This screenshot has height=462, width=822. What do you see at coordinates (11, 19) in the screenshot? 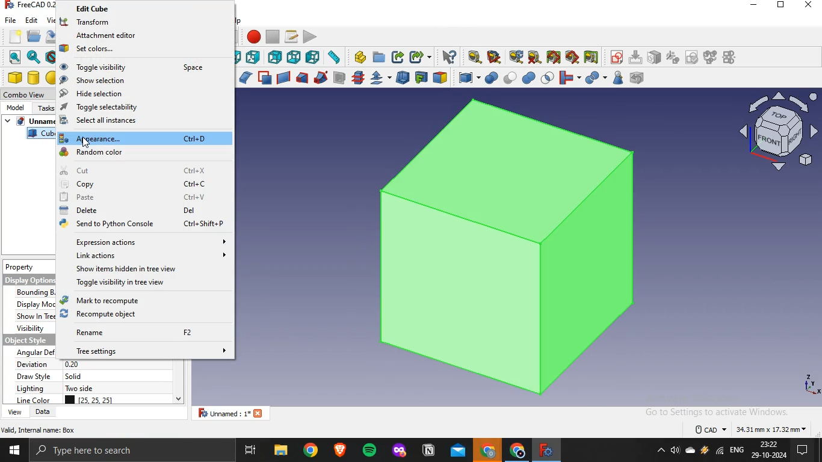
I see `file` at bounding box center [11, 19].